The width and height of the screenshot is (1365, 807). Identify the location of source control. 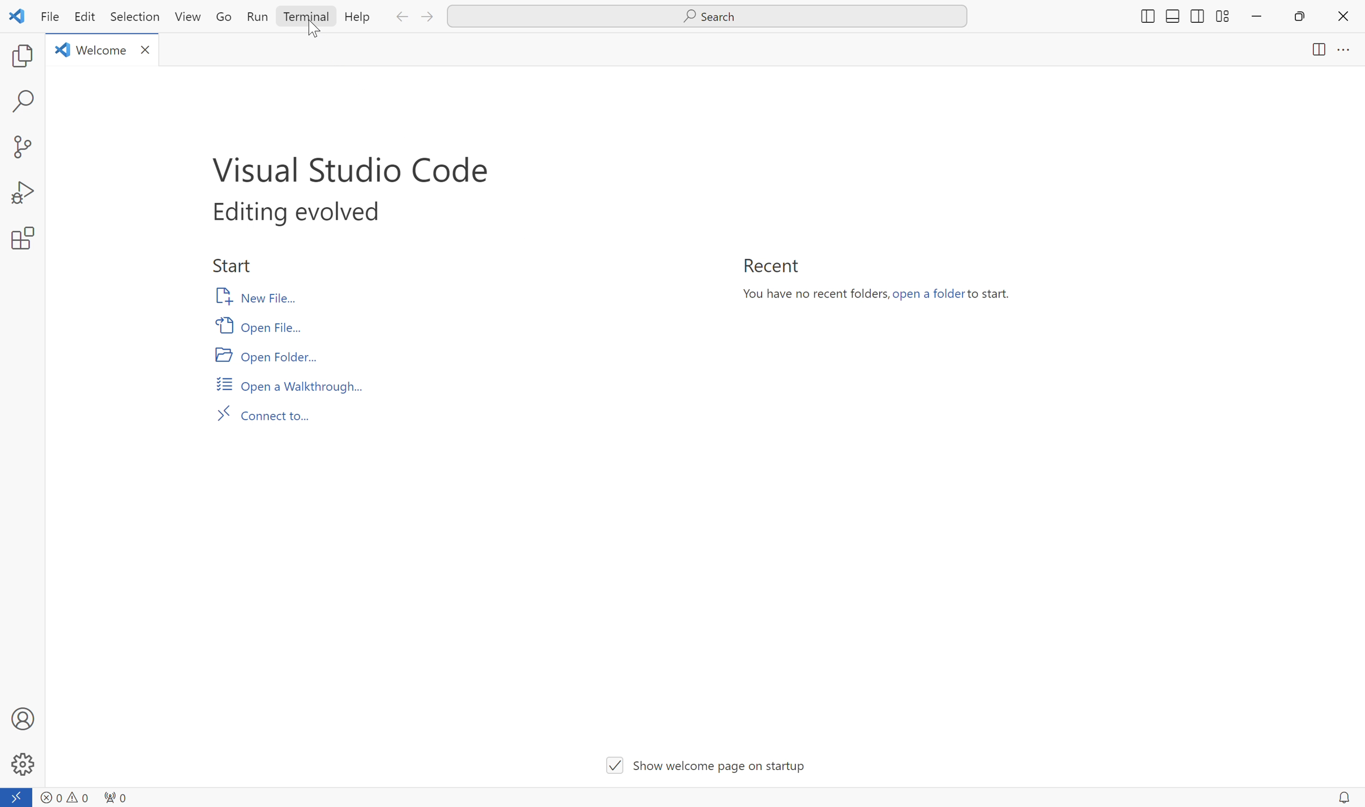
(21, 146).